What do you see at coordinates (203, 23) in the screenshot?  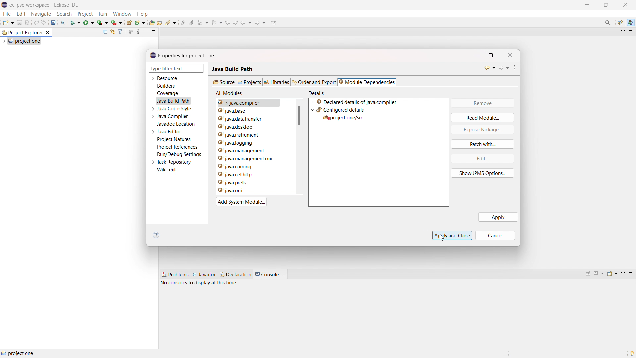 I see `next annotation` at bounding box center [203, 23].